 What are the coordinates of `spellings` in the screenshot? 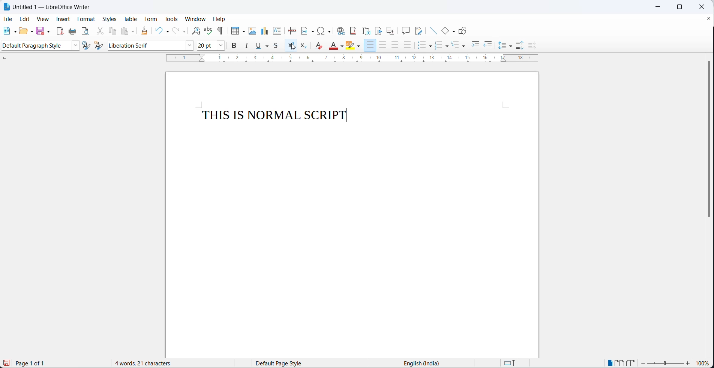 It's located at (207, 30).